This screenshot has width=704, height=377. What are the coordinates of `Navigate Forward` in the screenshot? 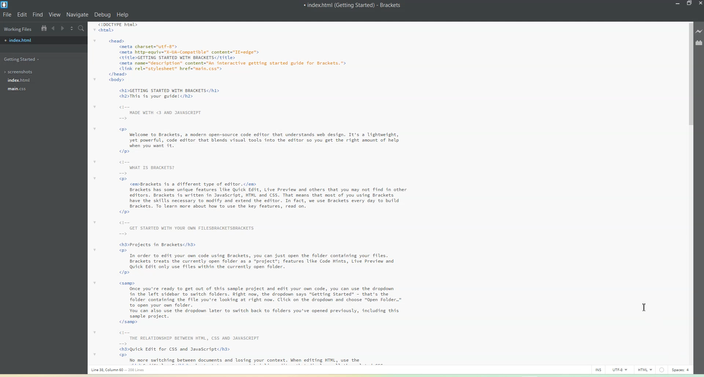 It's located at (63, 28).